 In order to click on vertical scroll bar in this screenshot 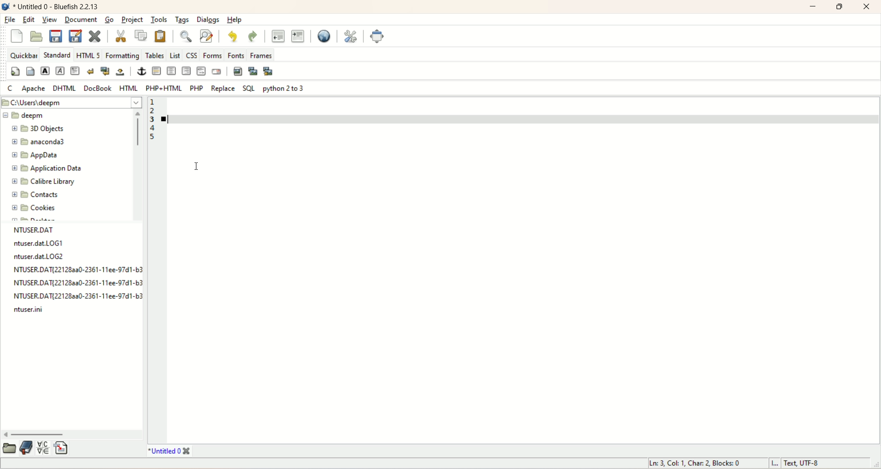, I will do `click(138, 166)`.